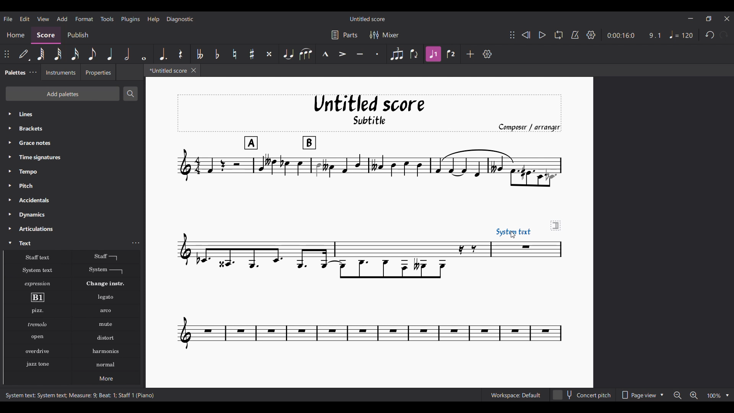 Image resolution: width=734 pixels, height=413 pixels. I want to click on Tools menu, so click(107, 19).